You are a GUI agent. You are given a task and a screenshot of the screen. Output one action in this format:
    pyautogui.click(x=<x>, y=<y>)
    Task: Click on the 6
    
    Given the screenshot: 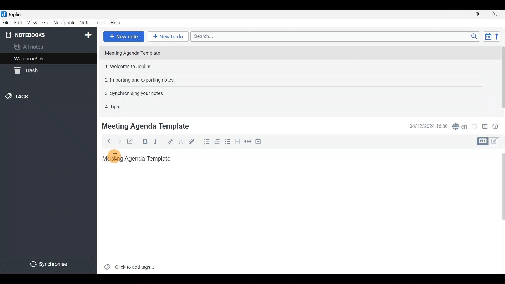 What is the action you would take?
    pyautogui.click(x=43, y=59)
    